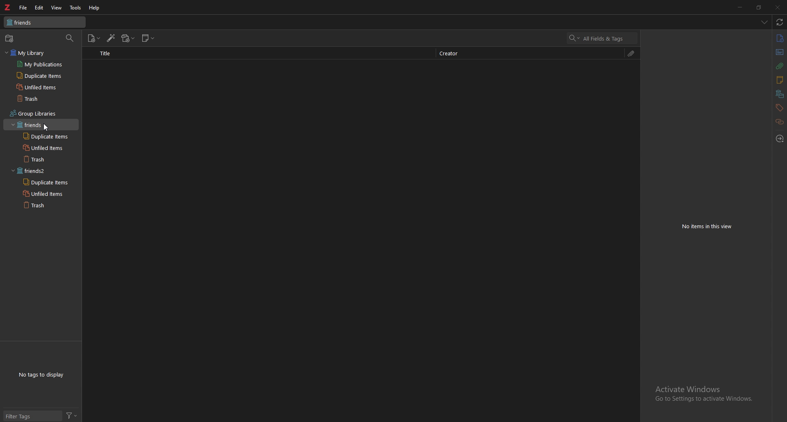  Describe the element at coordinates (779, 95) in the screenshot. I see `libraries and collections` at that location.